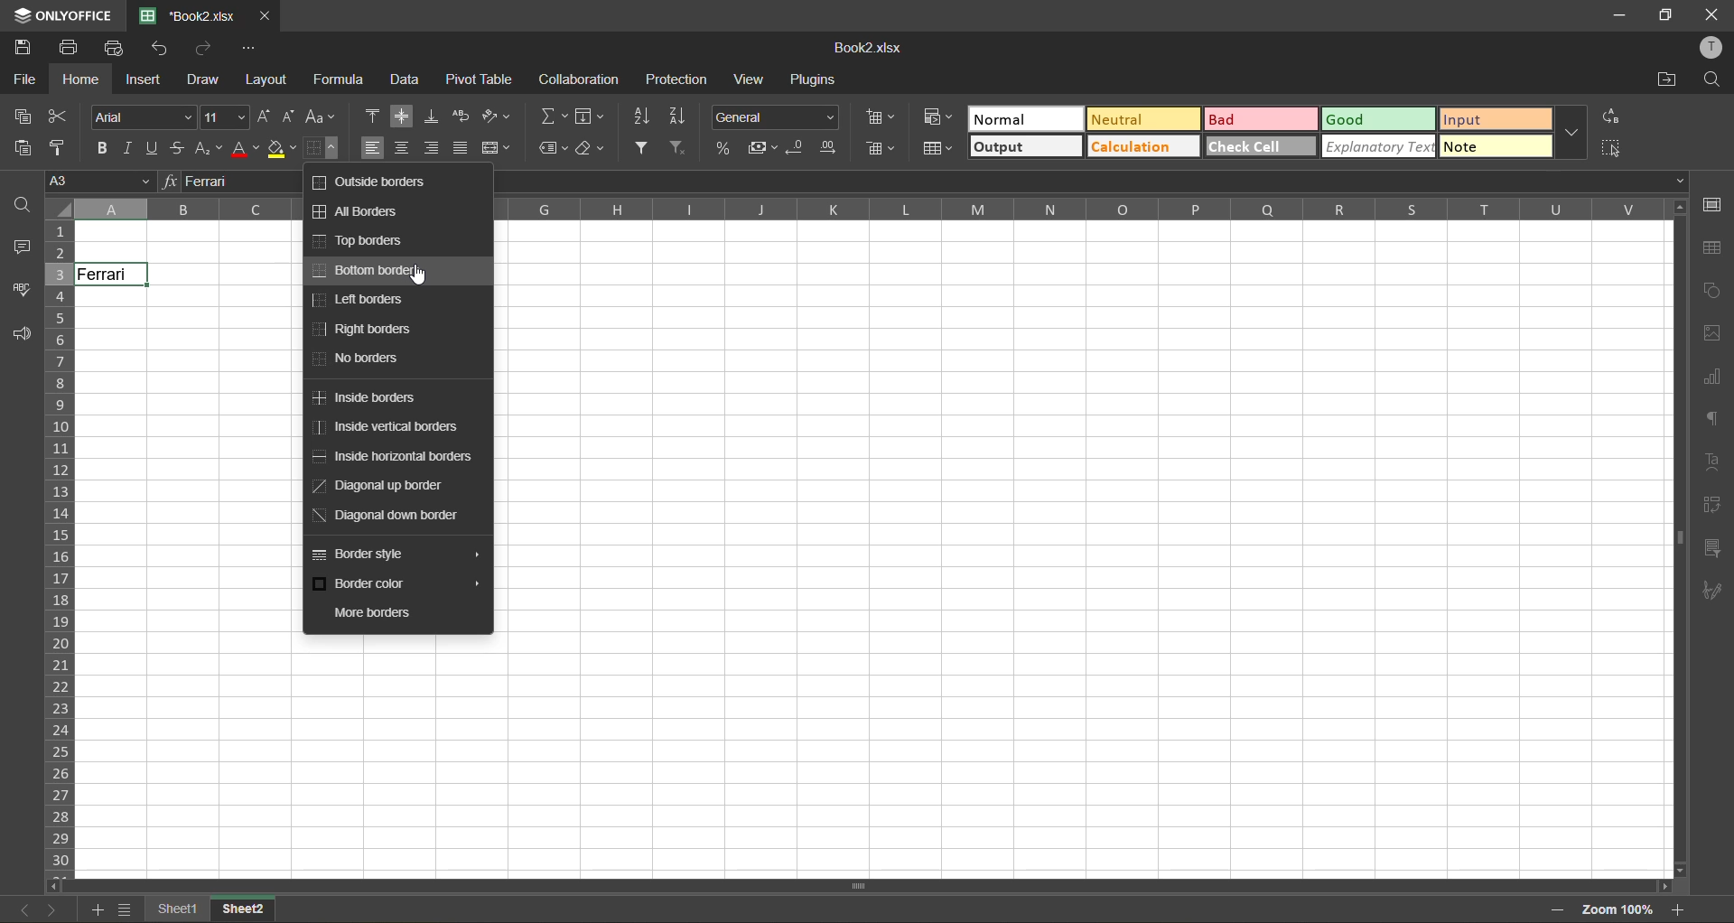 This screenshot has width=1734, height=923. What do you see at coordinates (1612, 116) in the screenshot?
I see `replace` at bounding box center [1612, 116].